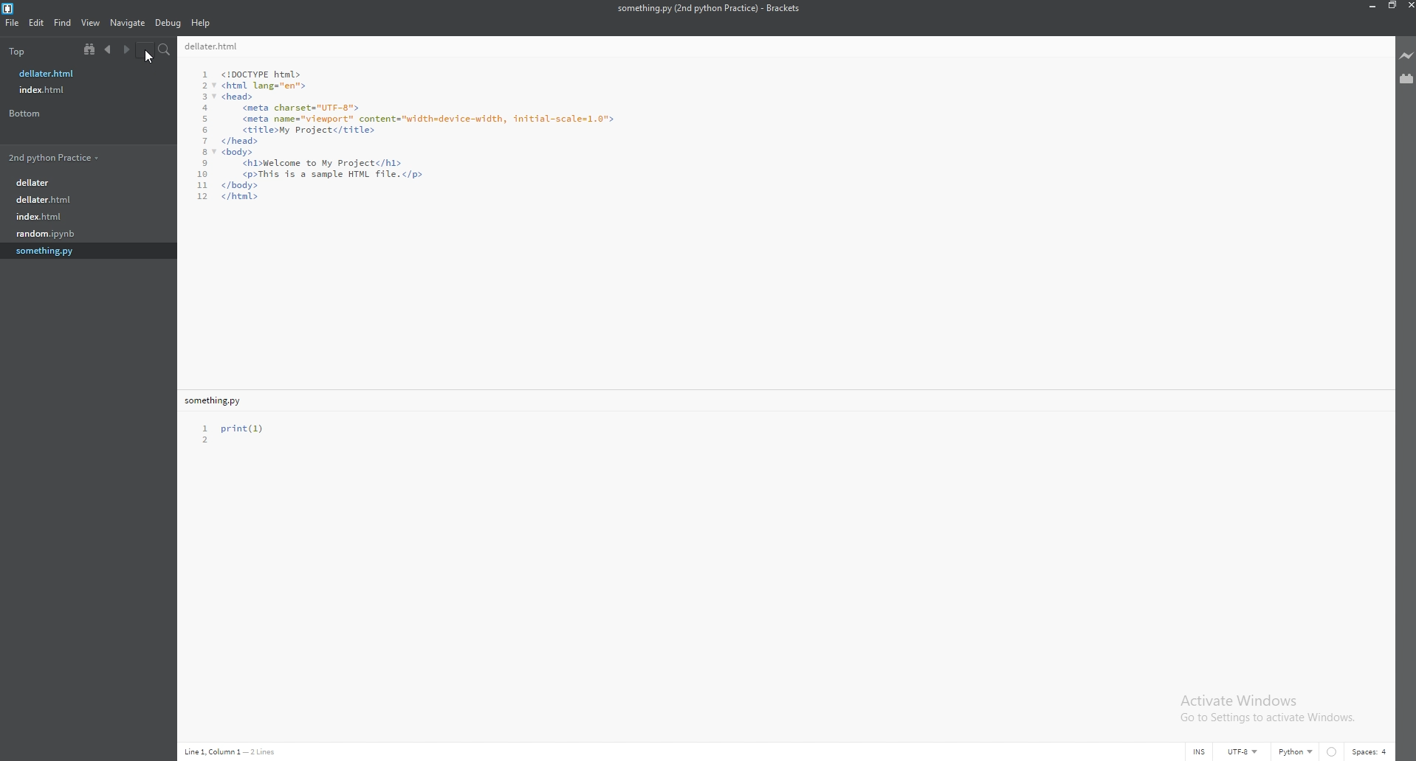 Image resolution: width=1416 pixels, height=761 pixels. I want to click on file, so click(90, 251).